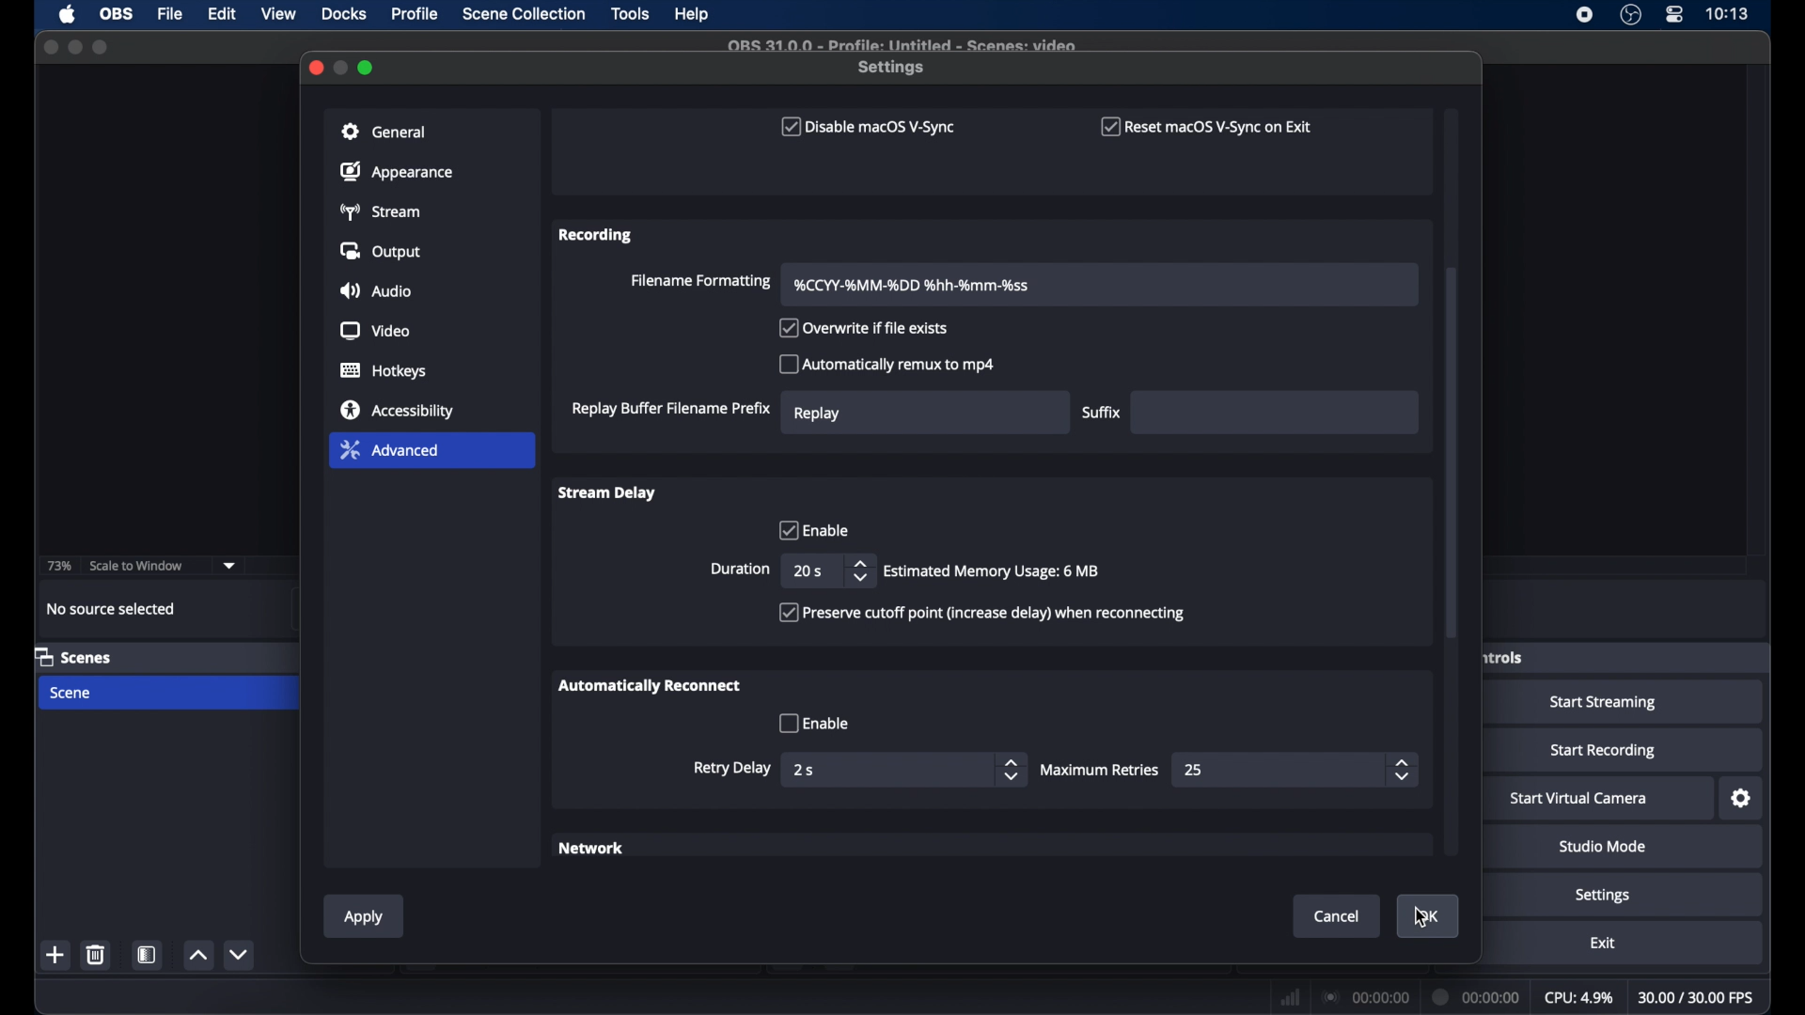 This screenshot has height=1015, width=1805. I want to click on minimize, so click(342, 67).